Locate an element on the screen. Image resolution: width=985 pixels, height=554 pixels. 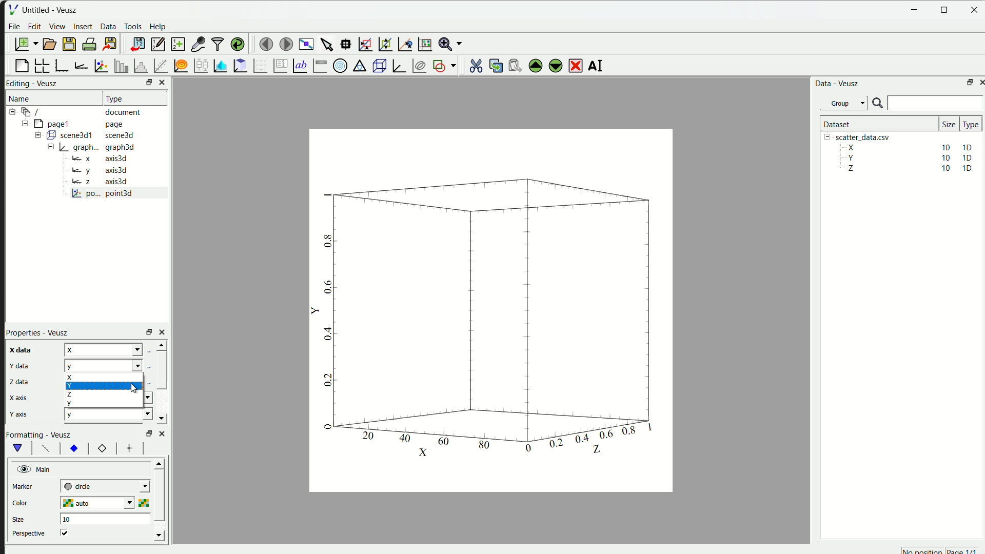
Ternary Graph is located at coordinates (358, 66).